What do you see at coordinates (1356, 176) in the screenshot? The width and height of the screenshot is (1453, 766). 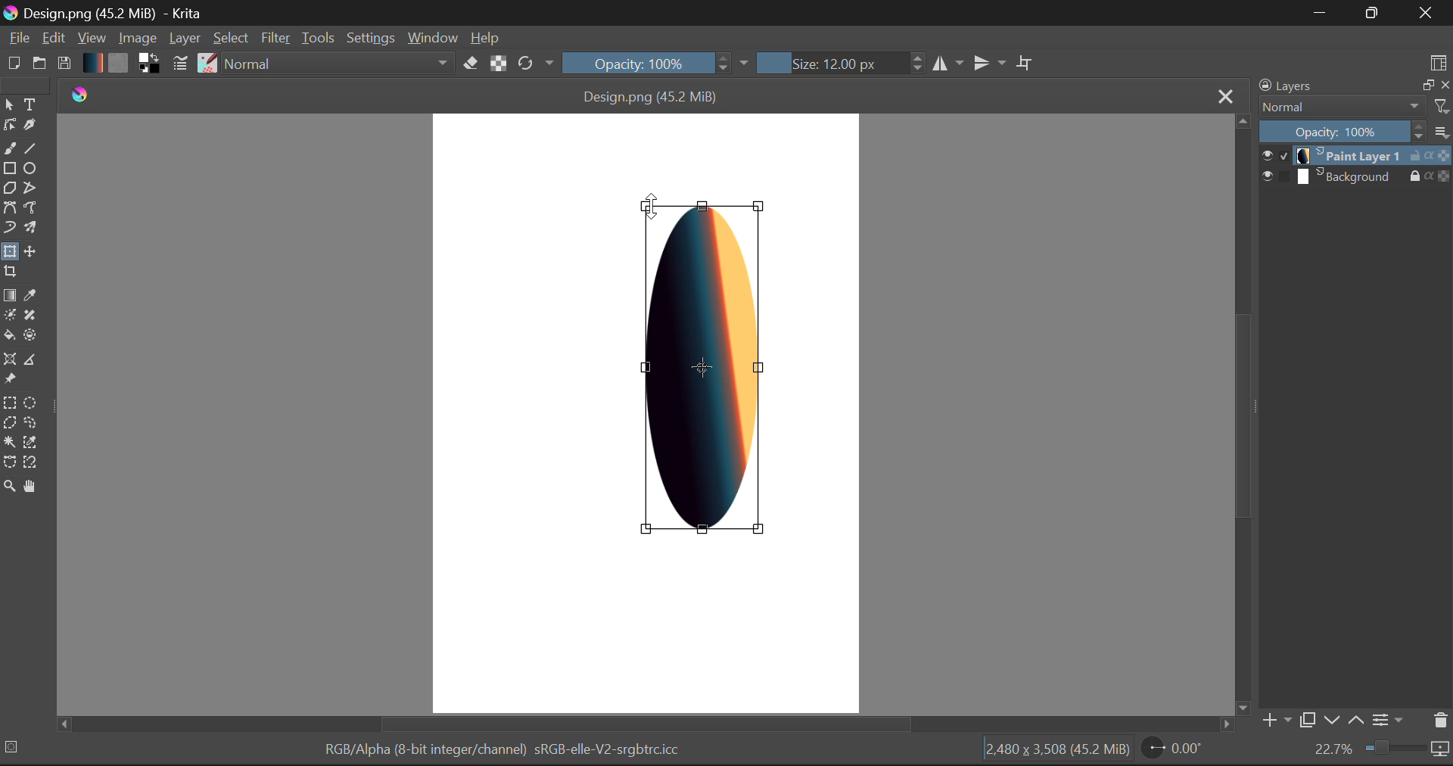 I see `Background Layer` at bounding box center [1356, 176].